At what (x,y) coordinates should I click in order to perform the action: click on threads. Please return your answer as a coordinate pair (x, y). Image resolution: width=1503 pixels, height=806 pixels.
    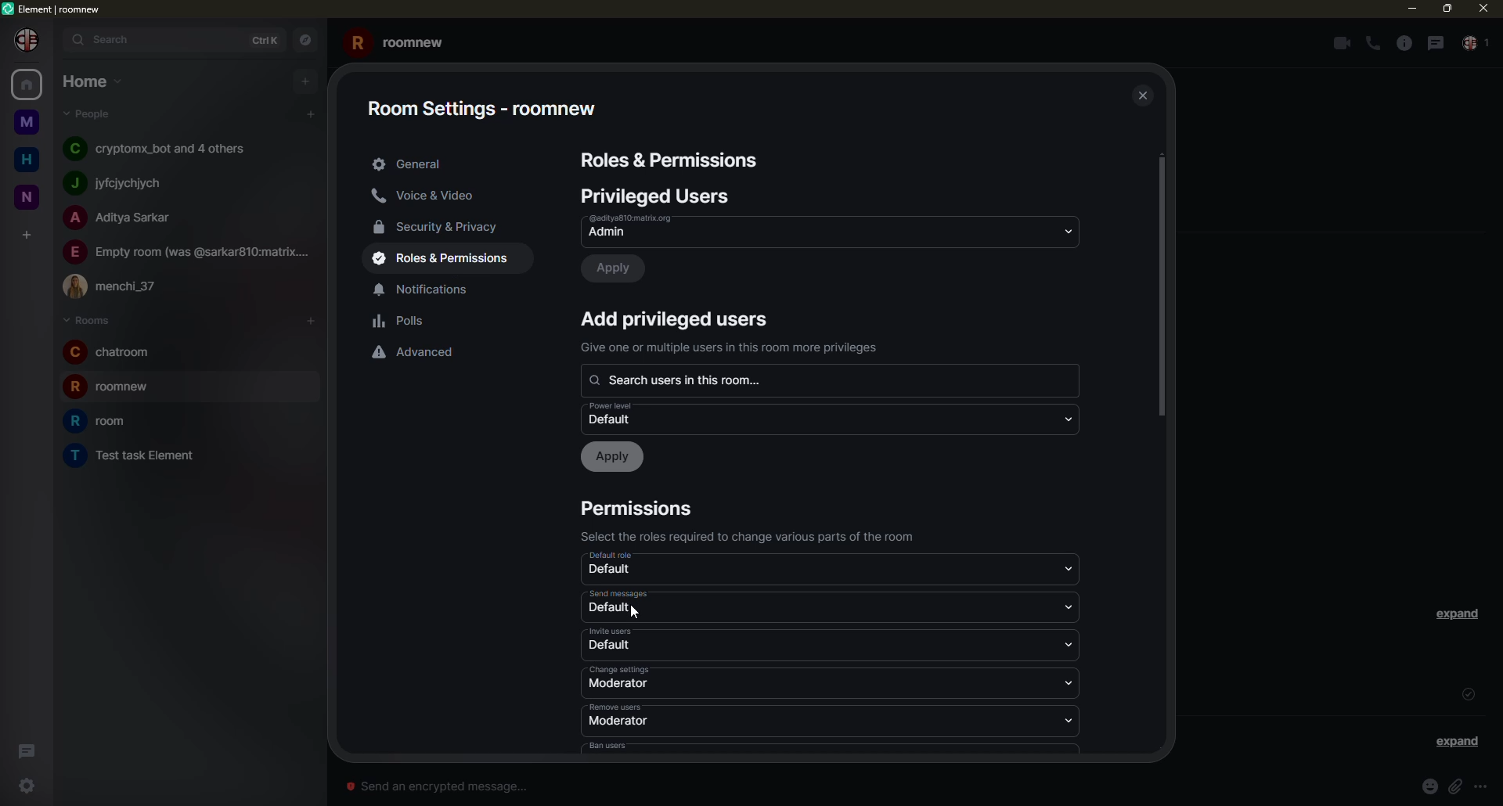
    Looking at the image, I should click on (1435, 42).